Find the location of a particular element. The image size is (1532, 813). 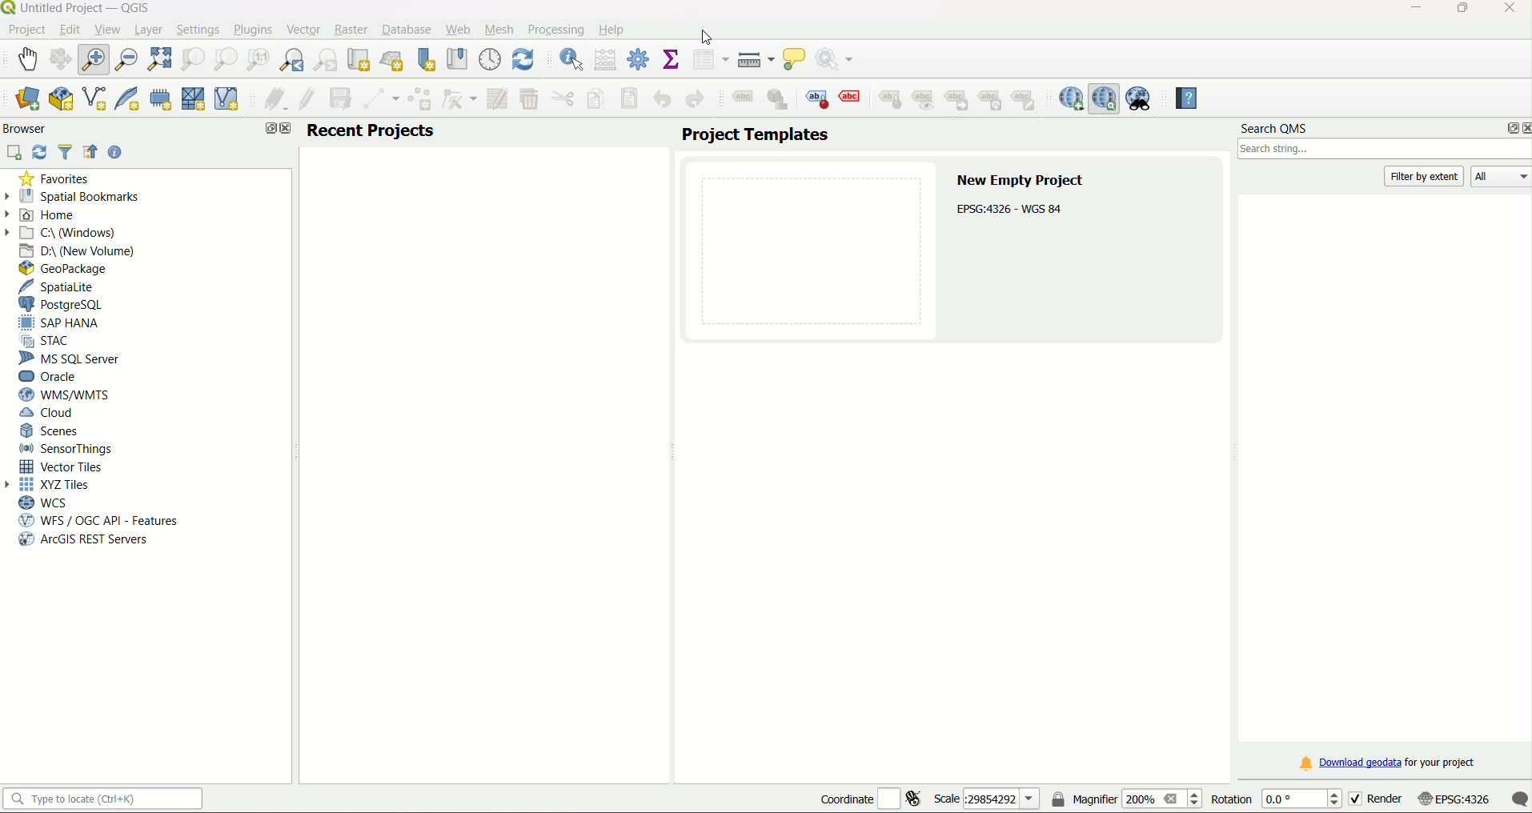

new spatial bookmark is located at coordinates (427, 59).